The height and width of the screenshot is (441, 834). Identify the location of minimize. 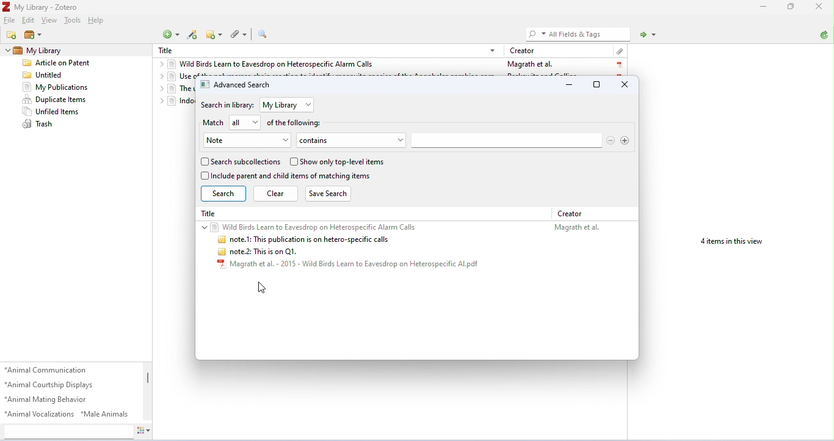
(571, 85).